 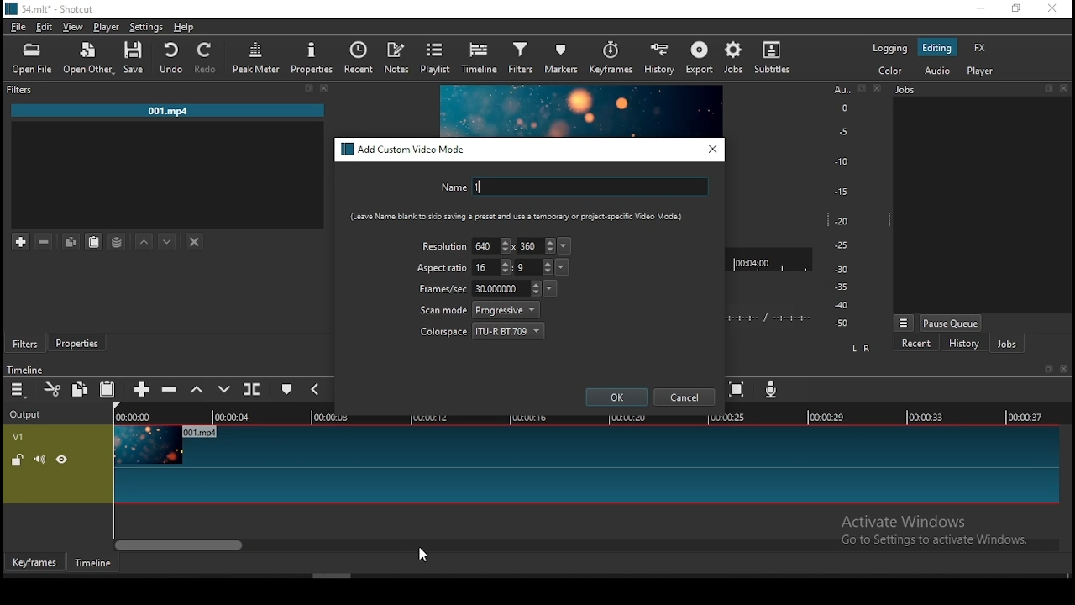 What do you see at coordinates (838, 287) in the screenshot?
I see `-35` at bounding box center [838, 287].